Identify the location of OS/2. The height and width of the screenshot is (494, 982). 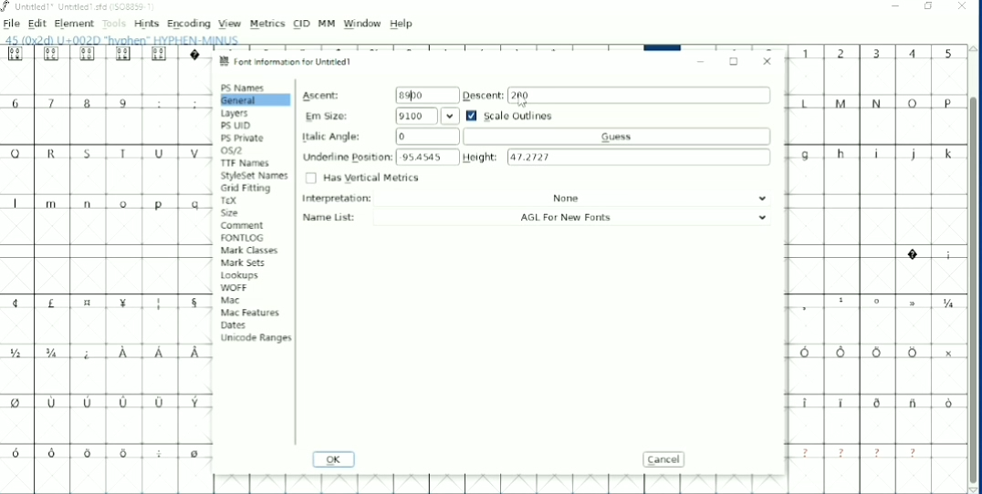
(234, 151).